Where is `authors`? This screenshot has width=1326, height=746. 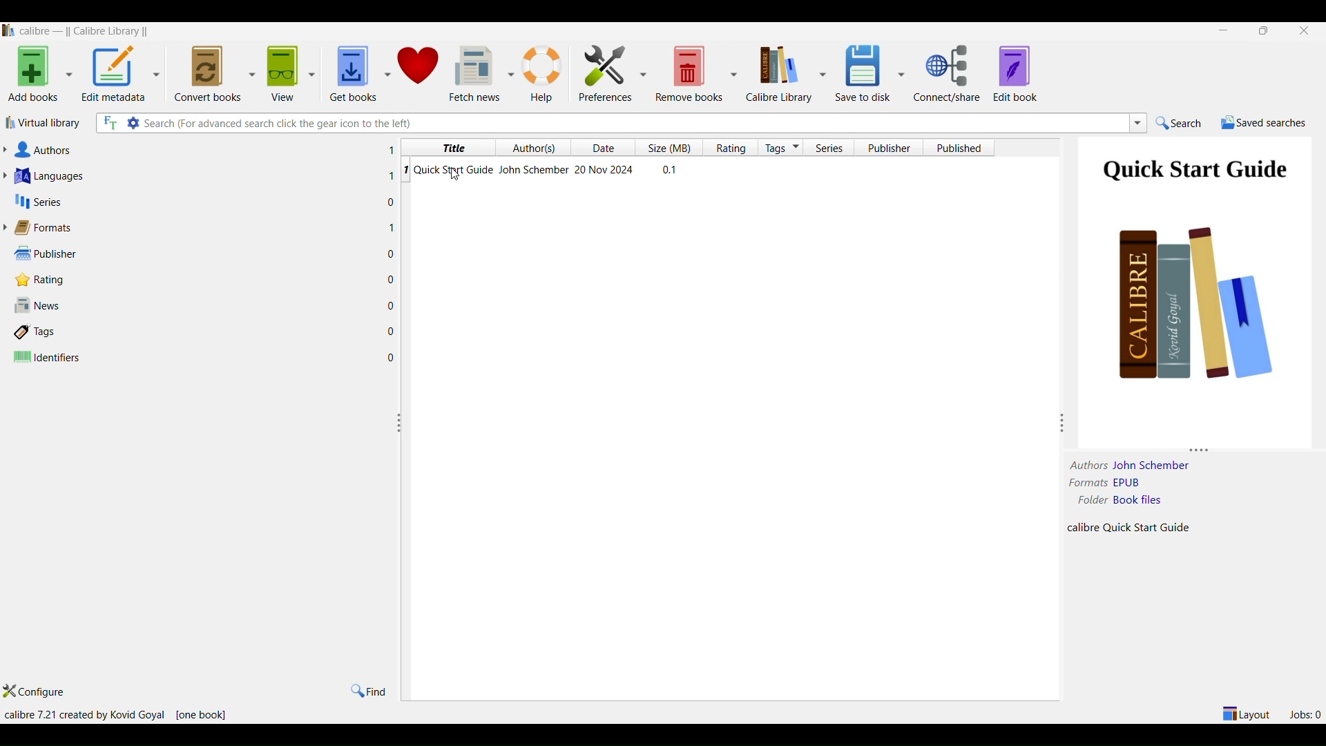 authors is located at coordinates (537, 148).